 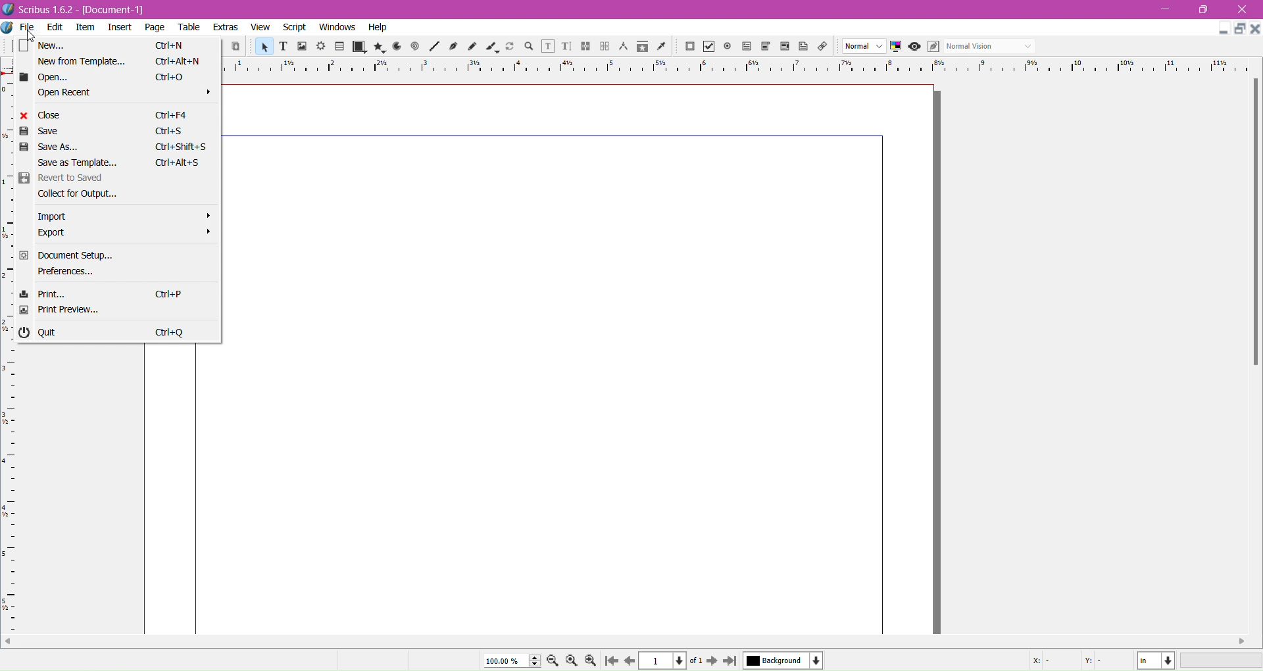 I want to click on Freehand Line, so click(x=472, y=47).